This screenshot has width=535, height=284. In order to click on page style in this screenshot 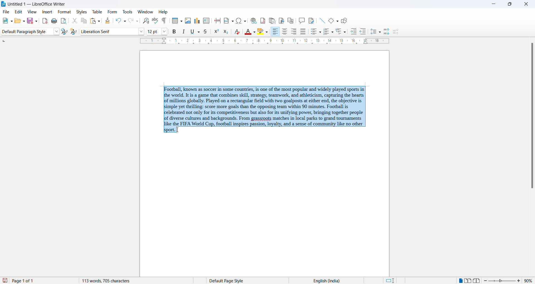, I will do `click(253, 281)`.